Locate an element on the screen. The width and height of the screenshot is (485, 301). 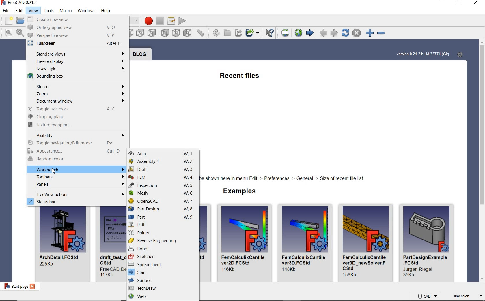
web is located at coordinates (161, 297).